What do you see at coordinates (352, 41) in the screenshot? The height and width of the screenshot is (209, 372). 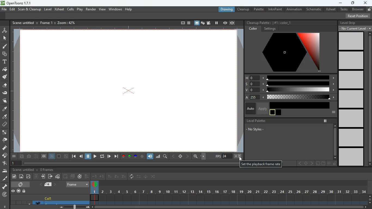 I see `level` at bounding box center [352, 41].